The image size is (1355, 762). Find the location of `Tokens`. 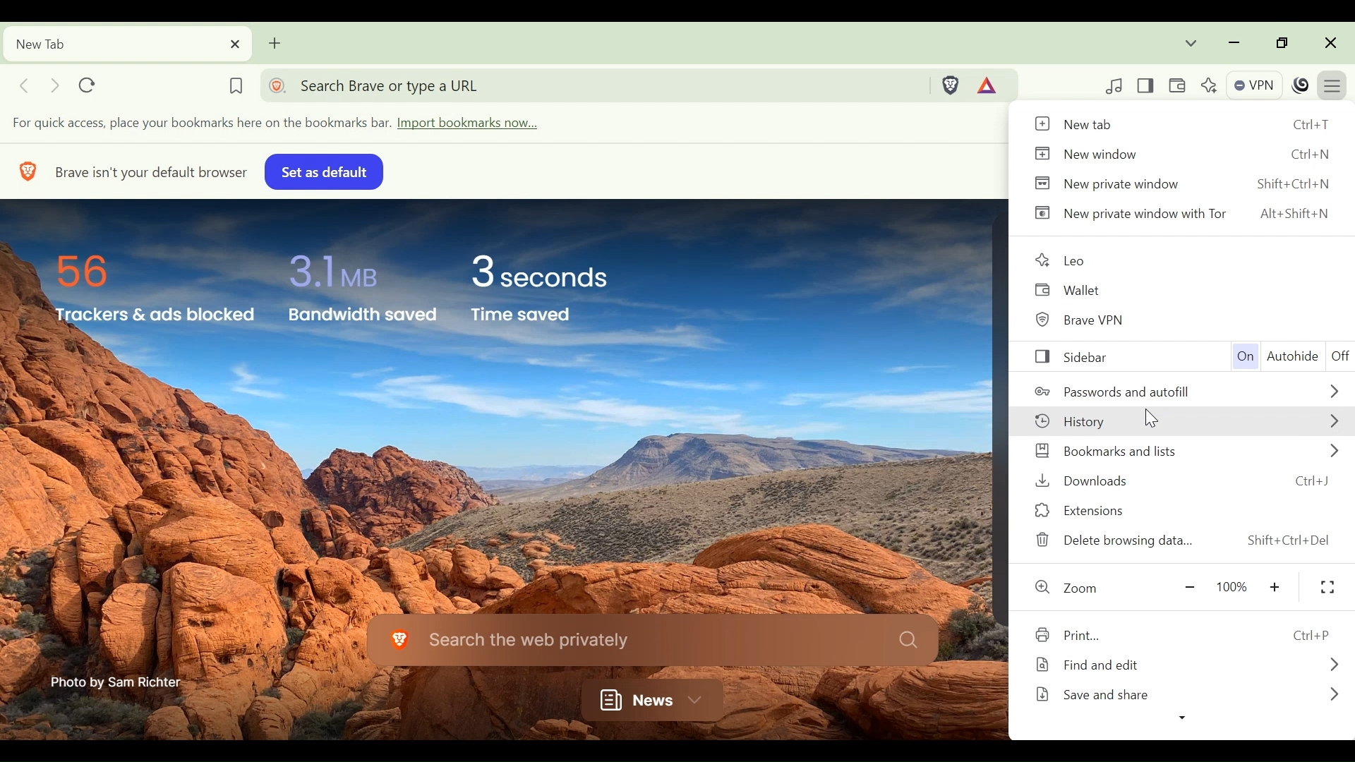

Tokens is located at coordinates (992, 85).